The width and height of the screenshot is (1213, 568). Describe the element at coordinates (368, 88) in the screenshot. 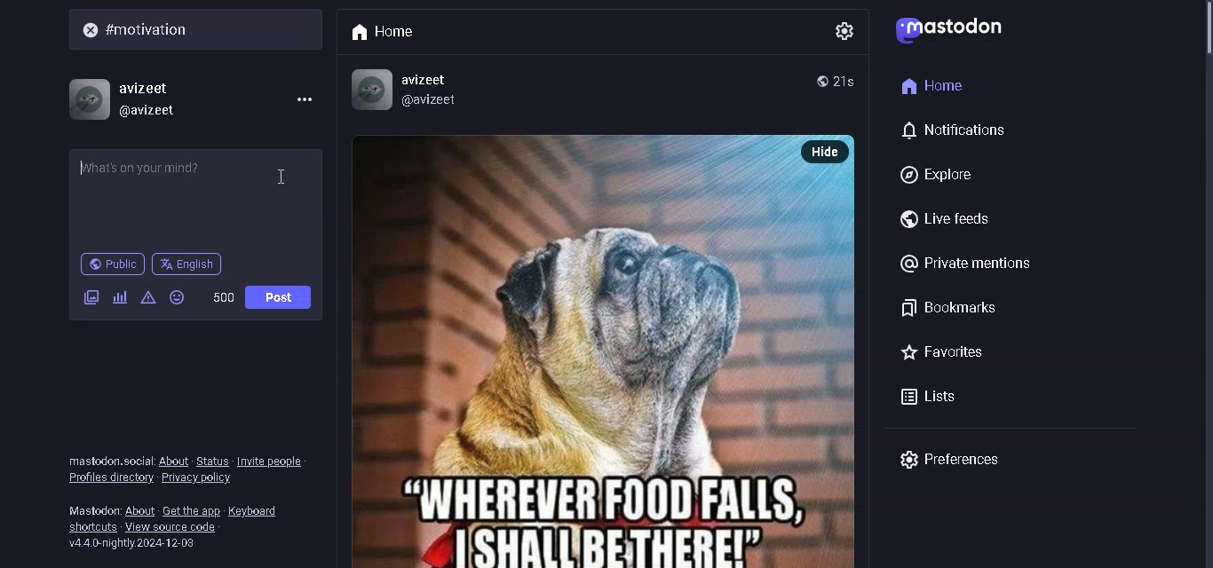

I see `profile picture` at that location.